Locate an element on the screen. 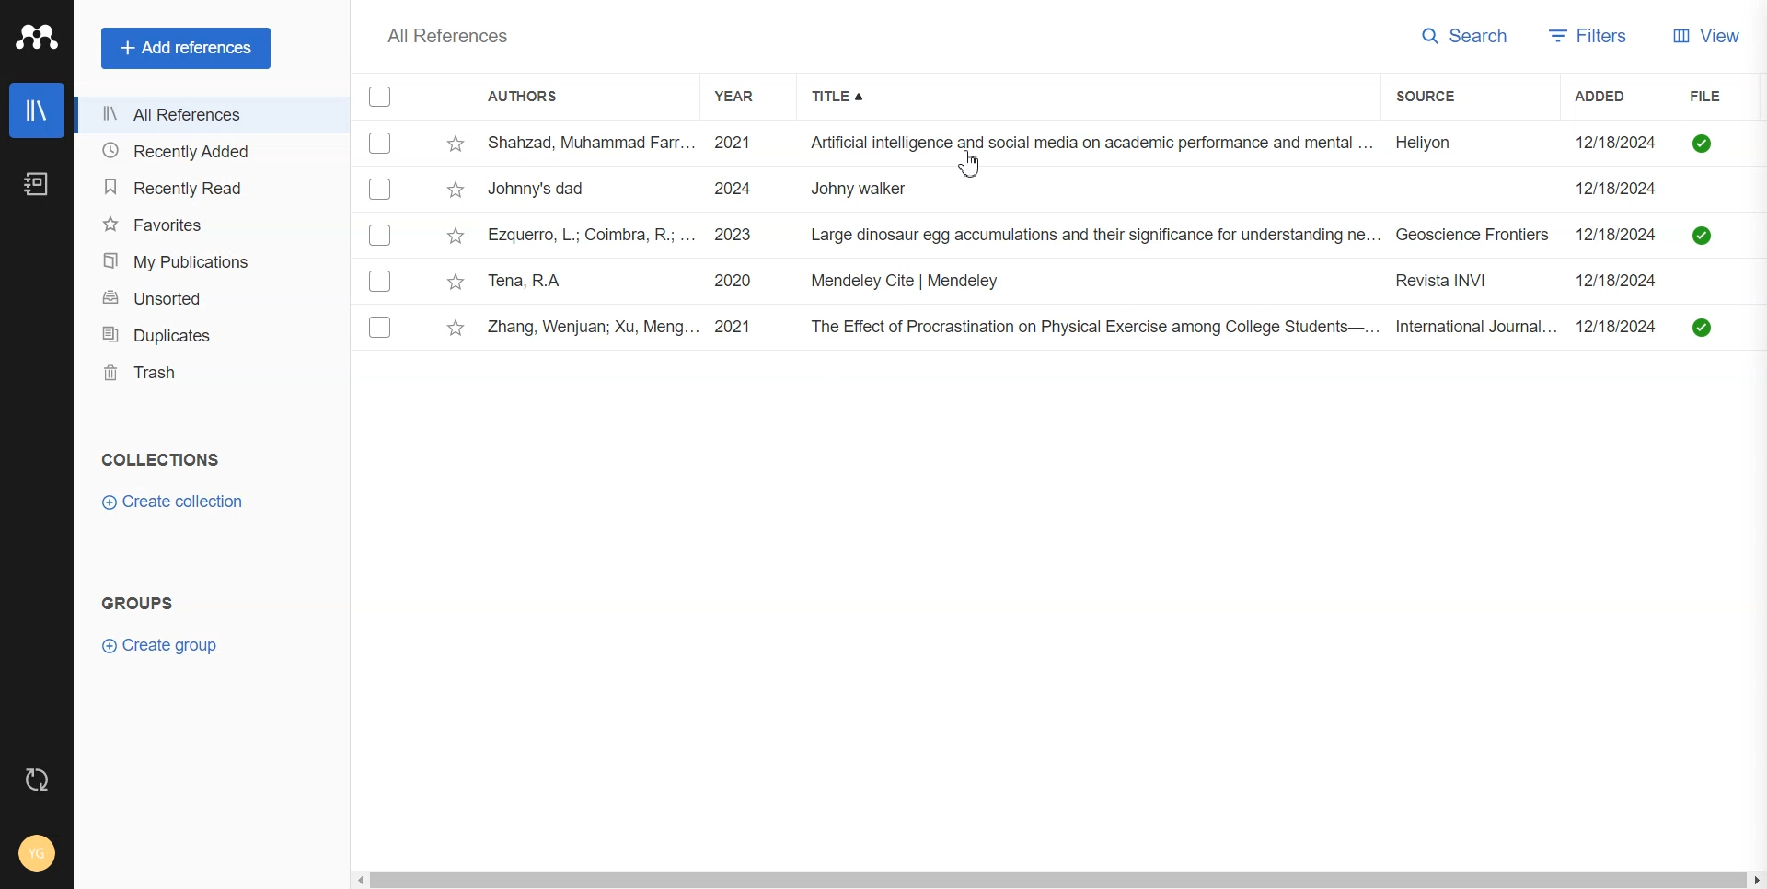  uploaded is located at coordinates (1703, 143).